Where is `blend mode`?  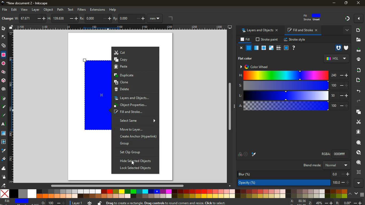 blend mode is located at coordinates (326, 165).